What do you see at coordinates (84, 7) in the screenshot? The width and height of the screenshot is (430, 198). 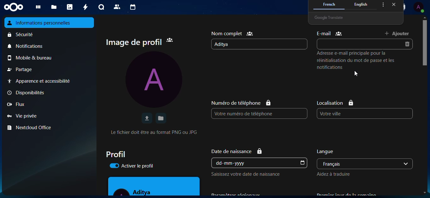 I see `activity` at bounding box center [84, 7].